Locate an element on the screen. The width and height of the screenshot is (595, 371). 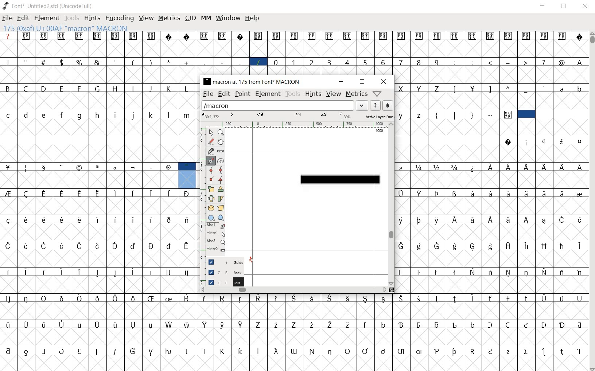
view is located at coordinates (334, 95).